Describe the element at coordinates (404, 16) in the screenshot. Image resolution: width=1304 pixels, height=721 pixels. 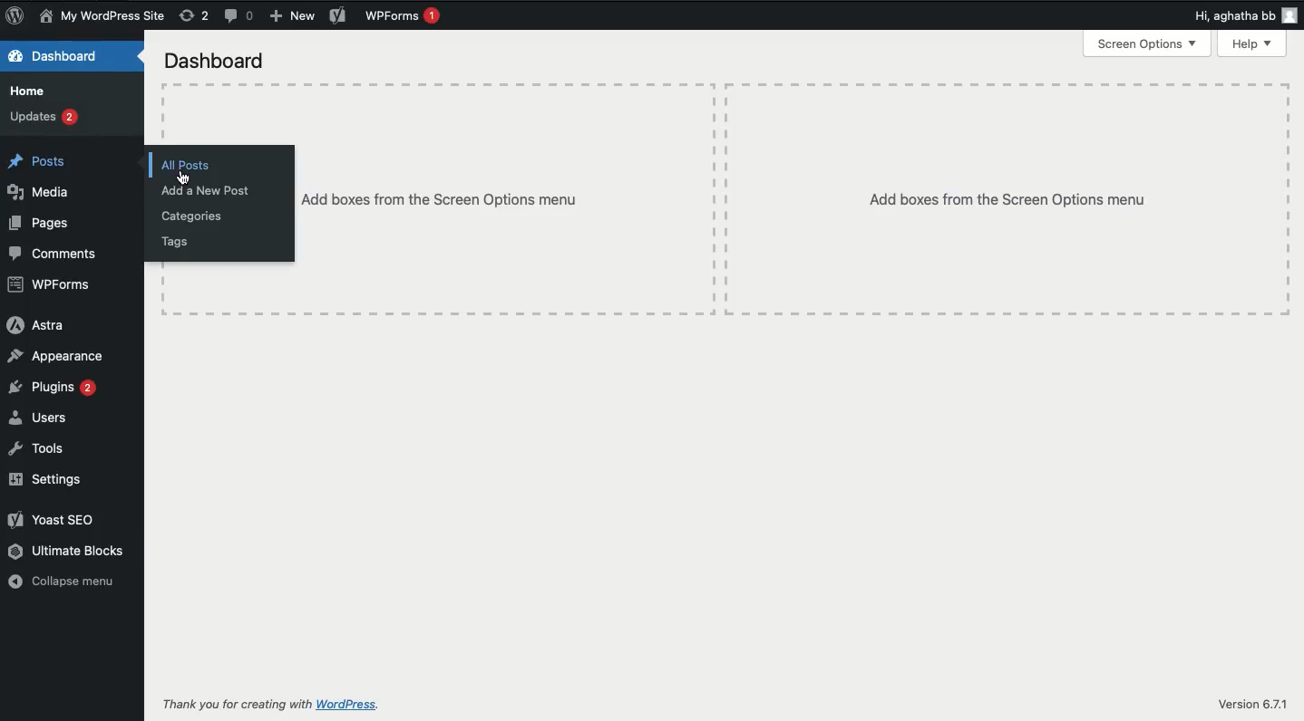
I see `WPForms` at that location.